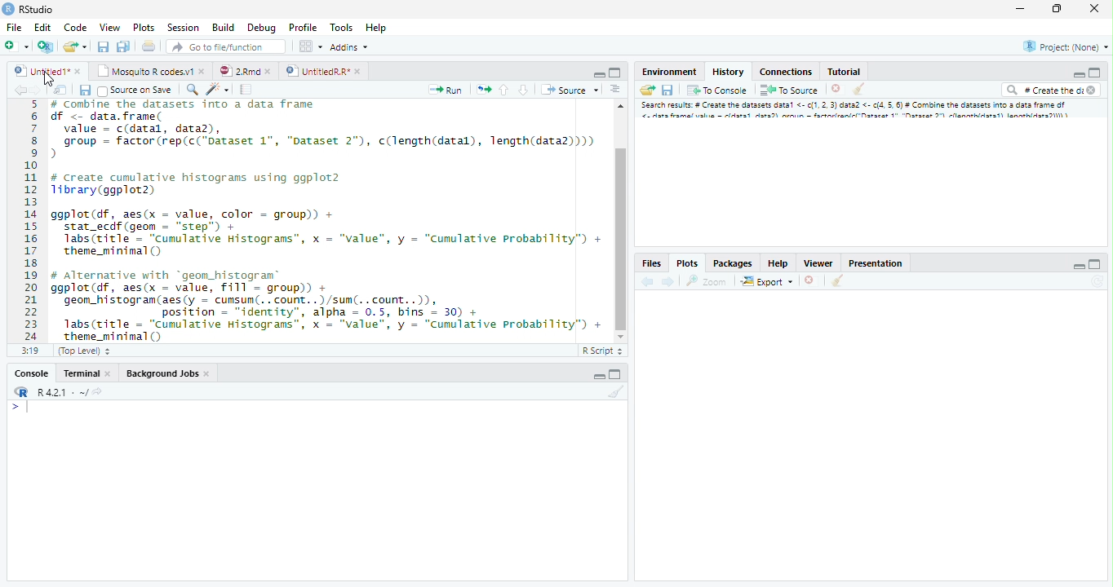 The image size is (1113, 587). What do you see at coordinates (151, 46) in the screenshot?
I see `Print` at bounding box center [151, 46].